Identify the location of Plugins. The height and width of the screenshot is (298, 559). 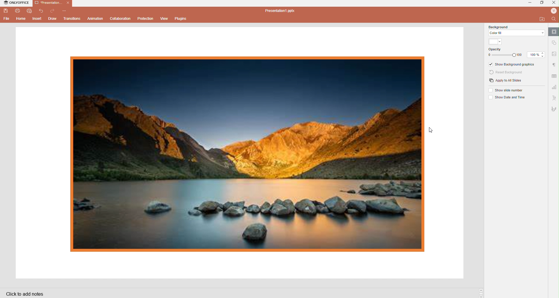
(181, 19).